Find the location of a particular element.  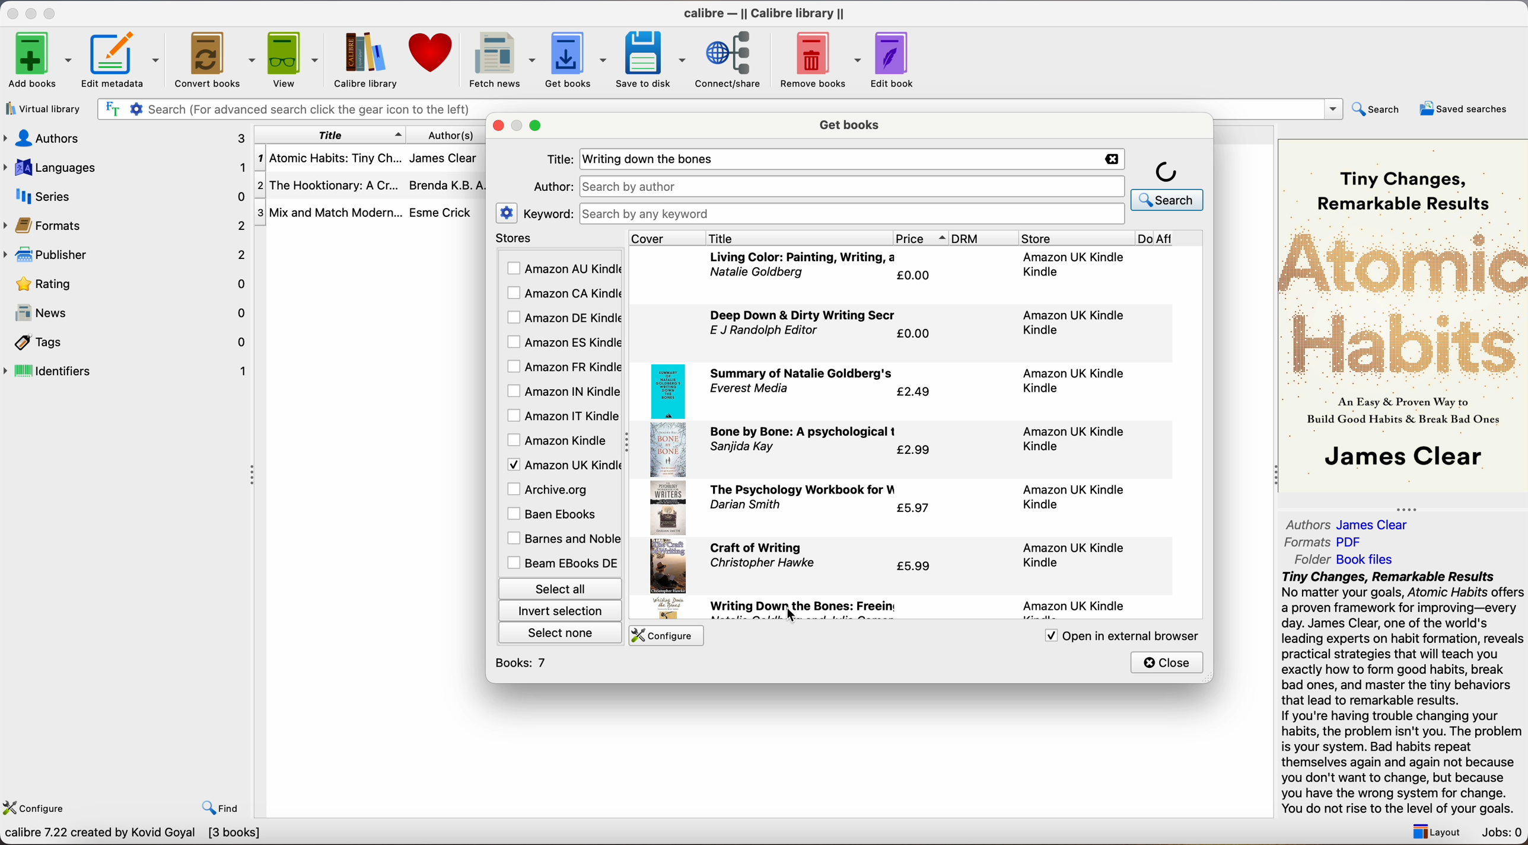

search is located at coordinates (1378, 108).